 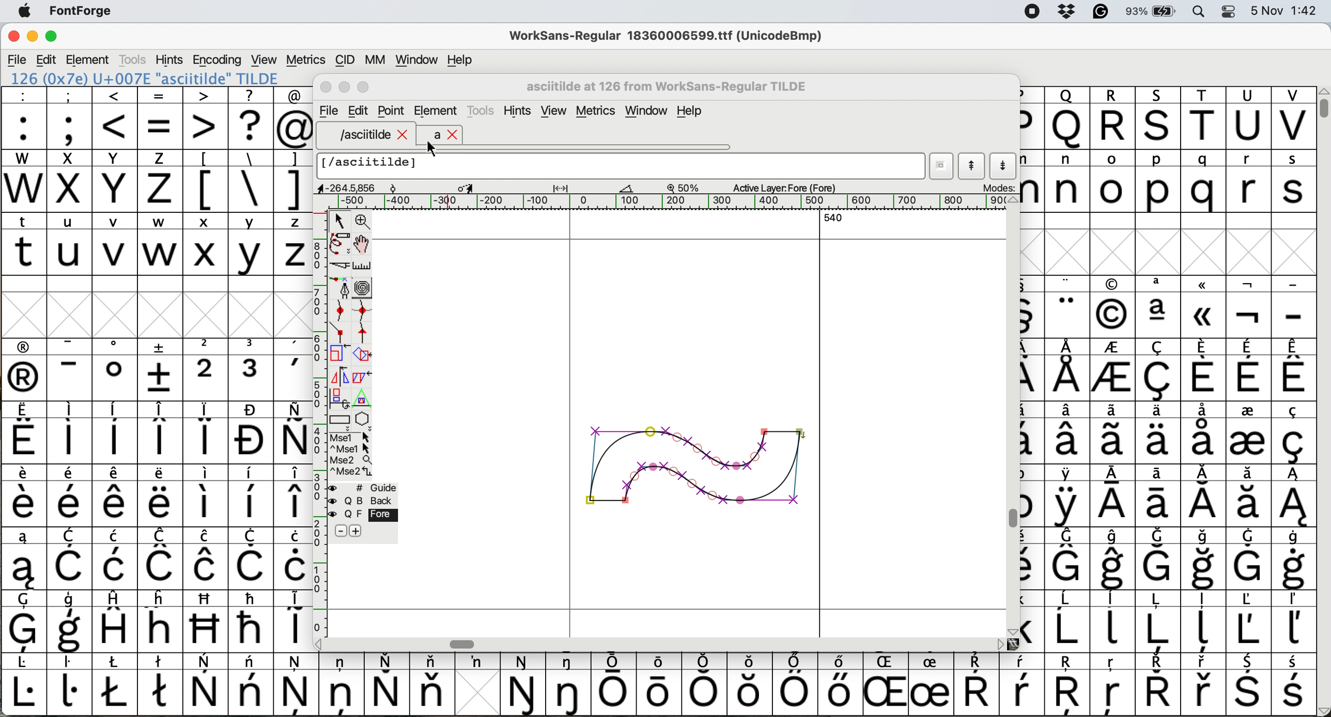 I want to click on symbol, so click(x=1161, y=432).